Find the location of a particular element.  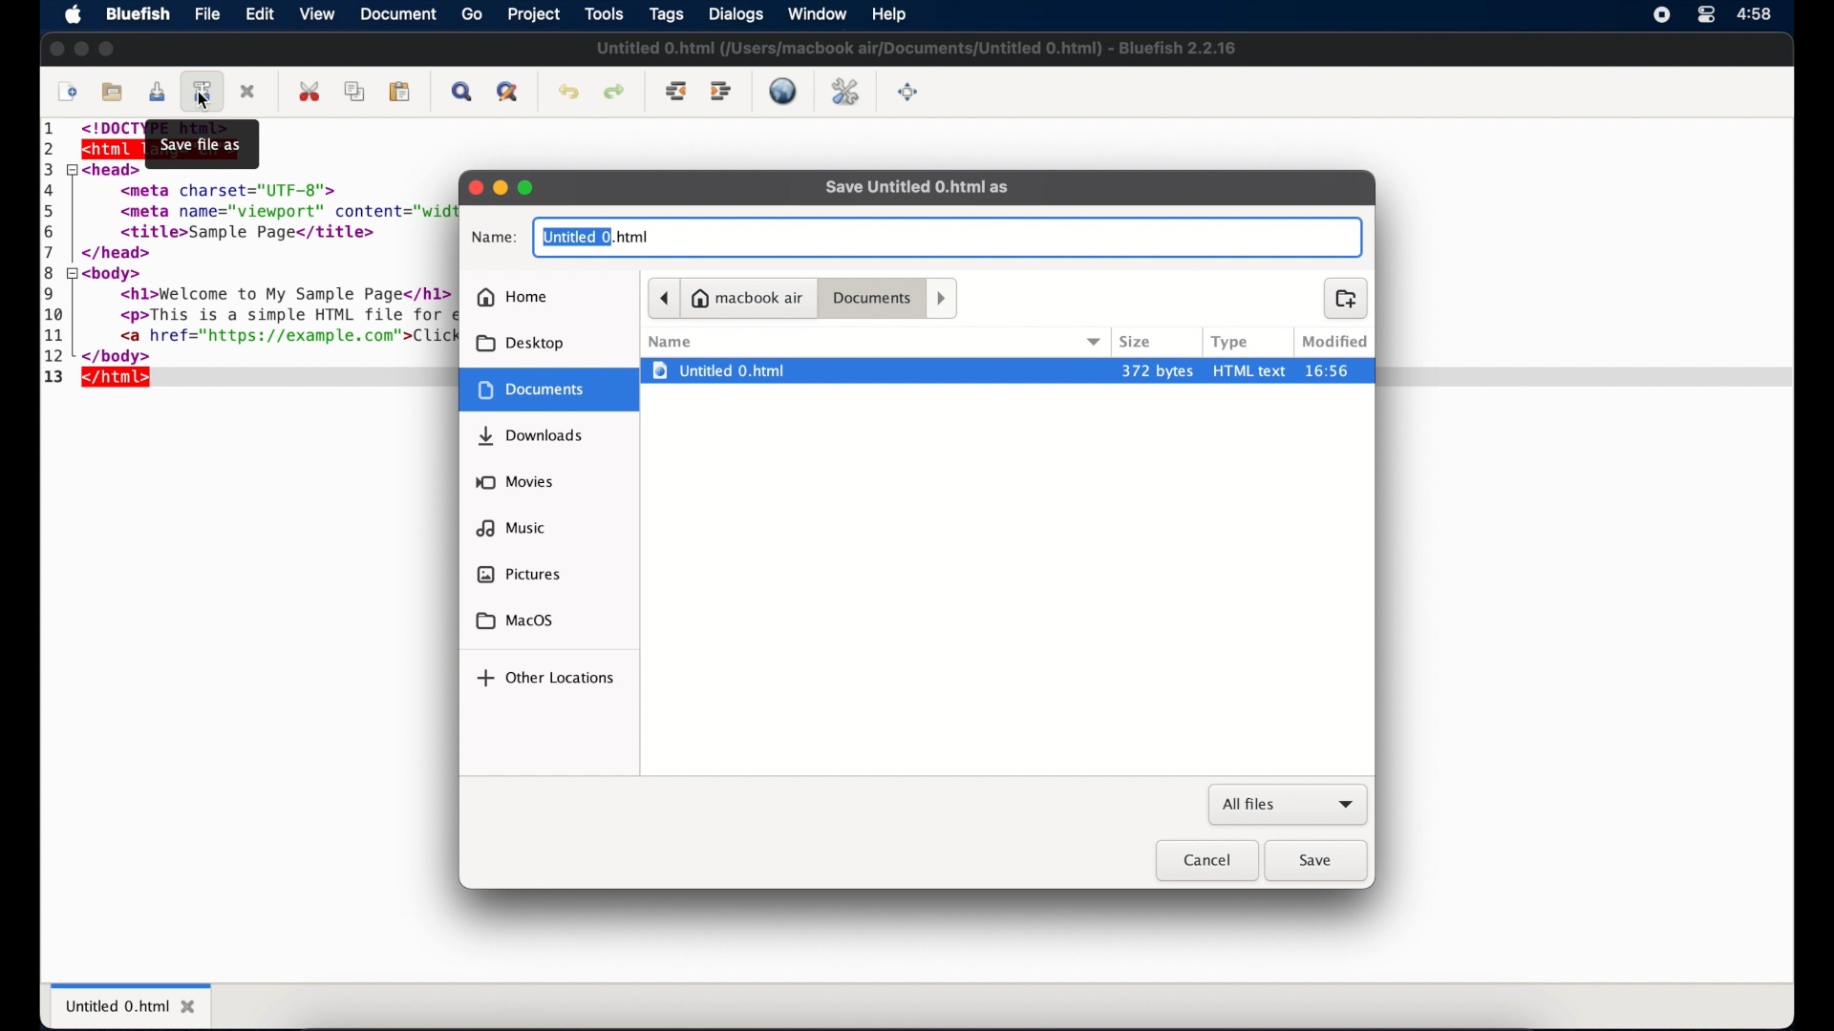

live preview is located at coordinates (782, 91).